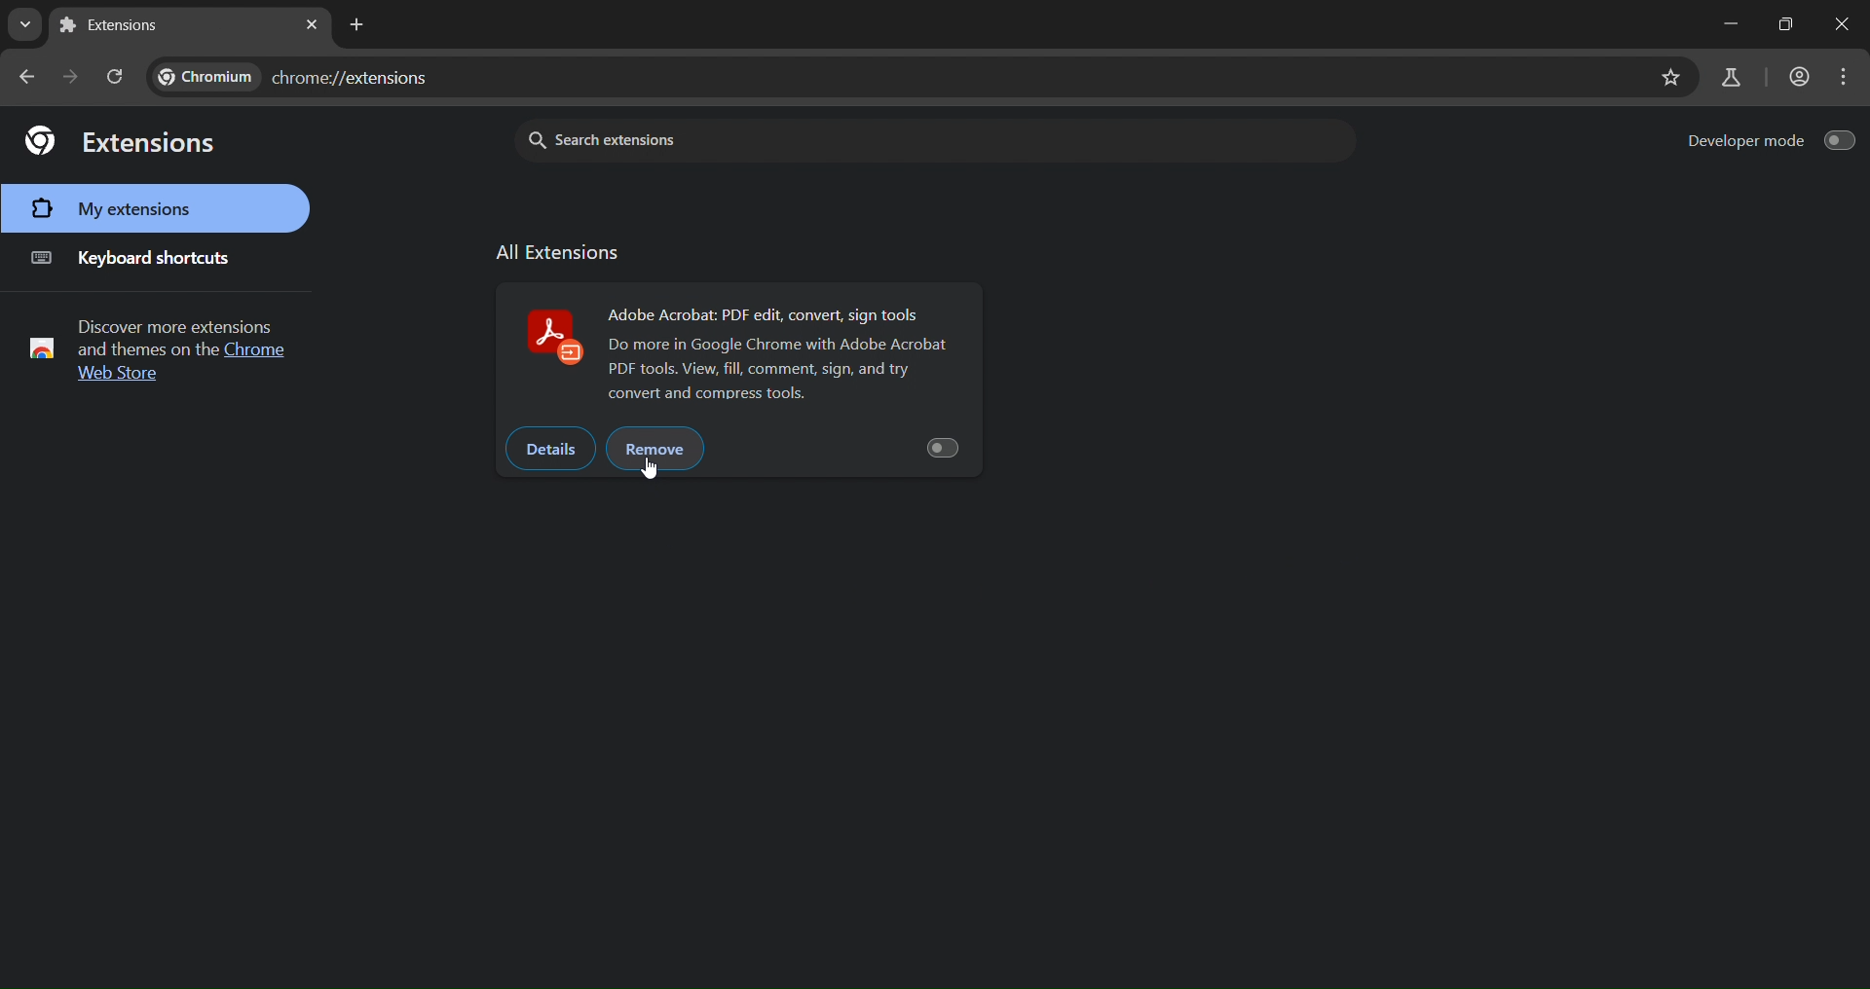 The width and height of the screenshot is (1870, 989). Describe the element at coordinates (355, 25) in the screenshot. I see `new tab` at that location.